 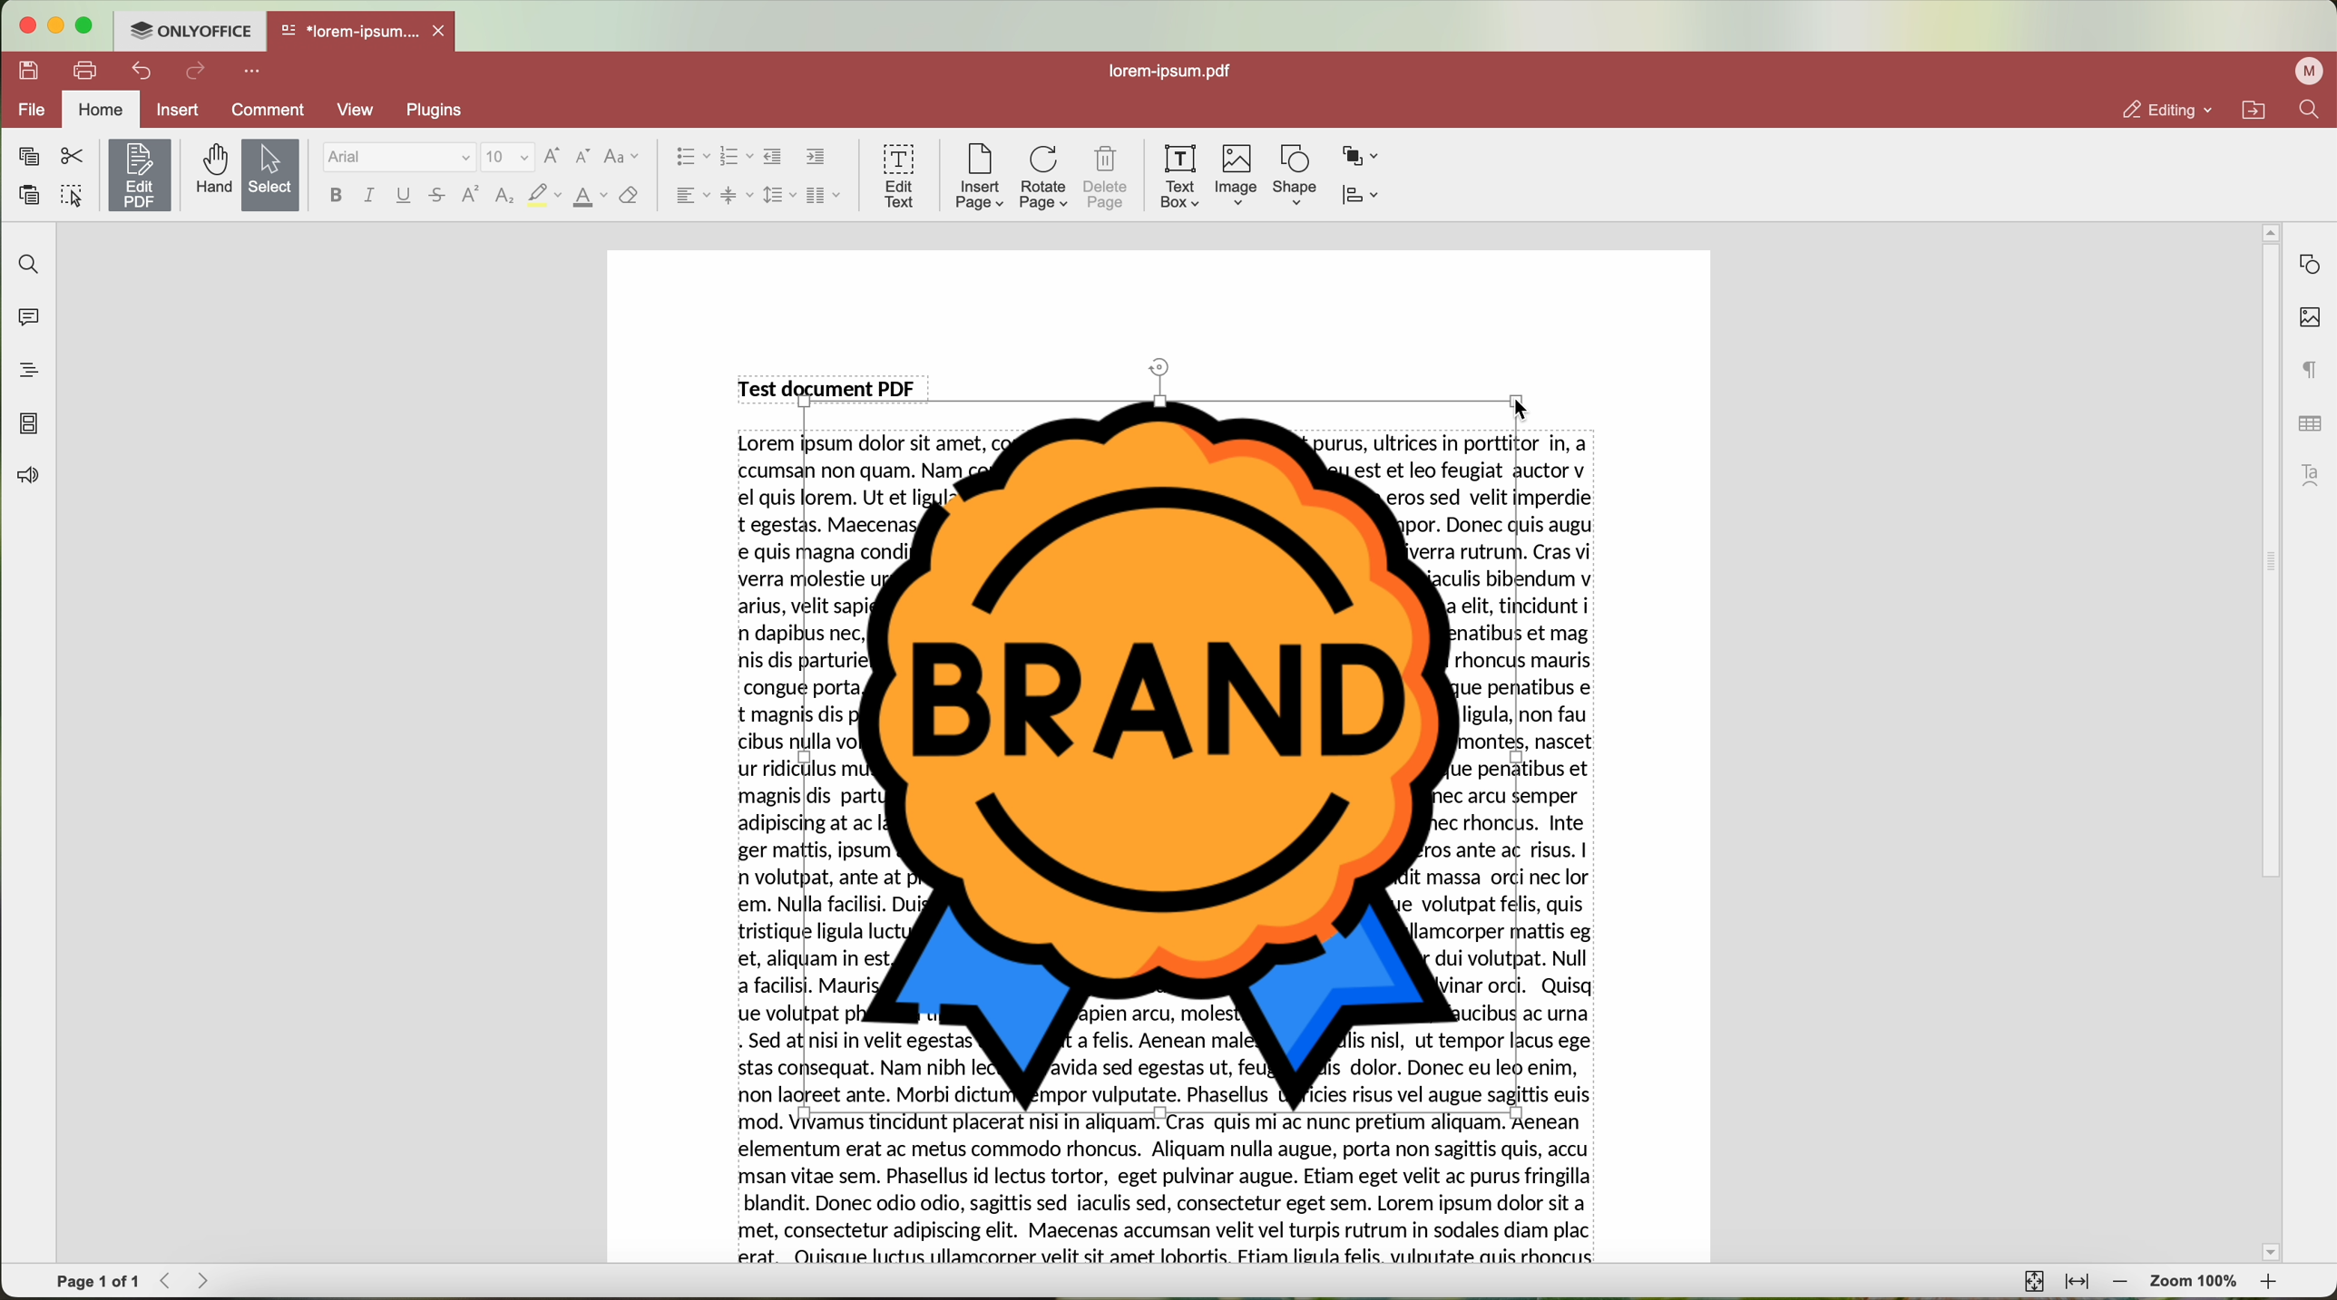 What do you see at coordinates (362, 110) in the screenshot?
I see `view` at bounding box center [362, 110].